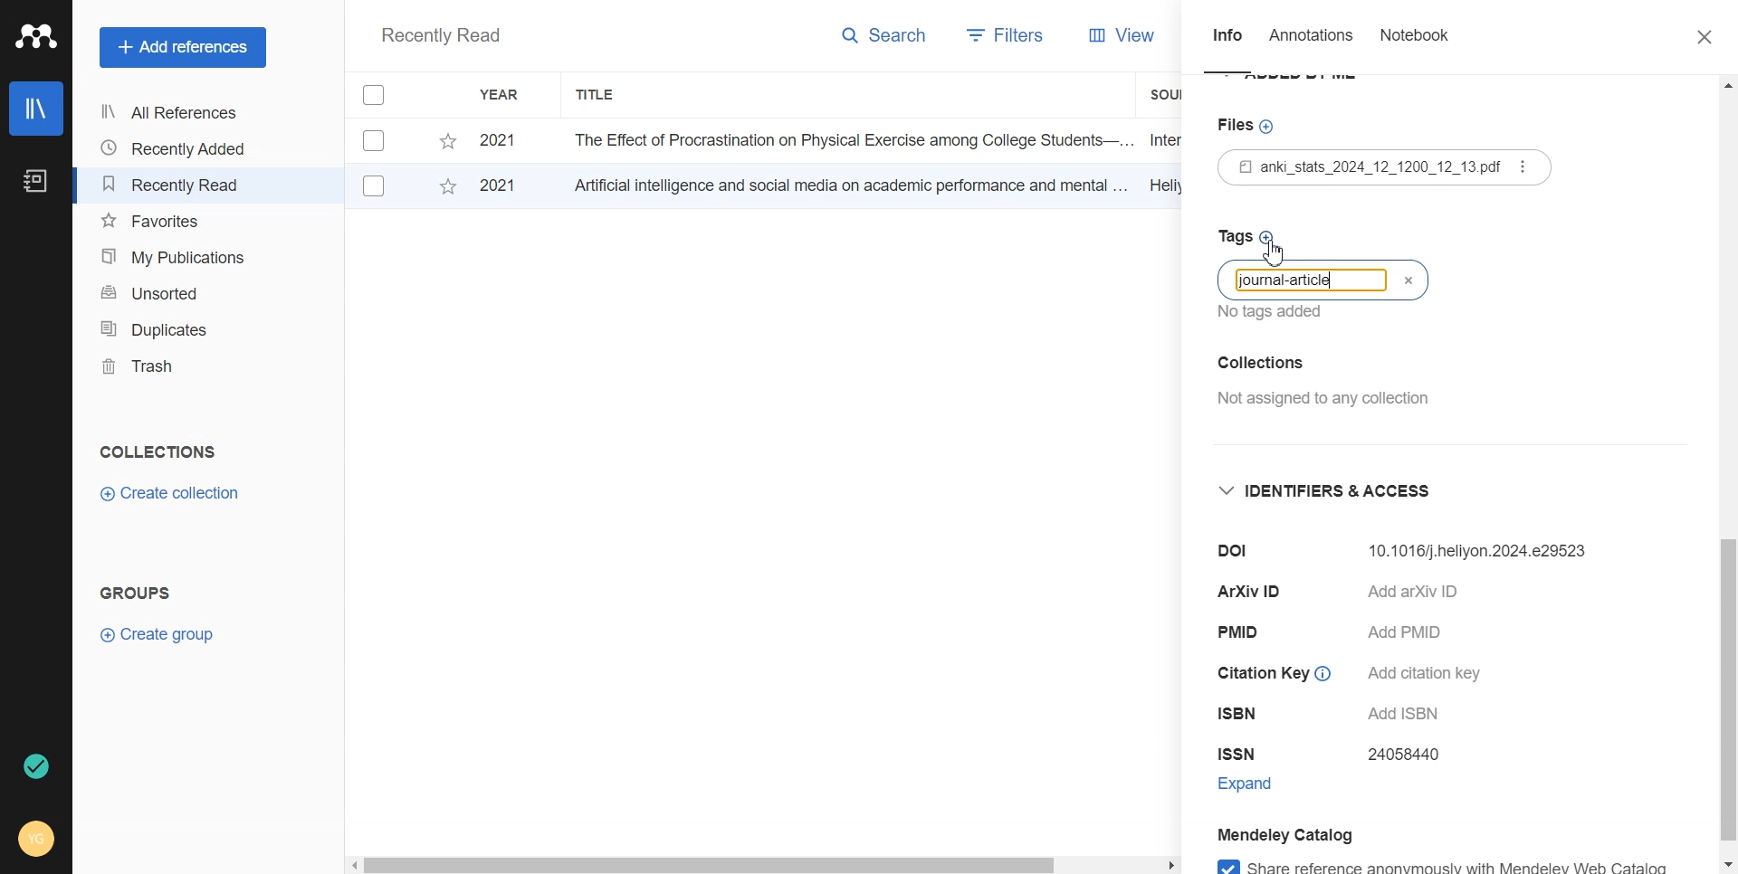 This screenshot has height=874, width=1738. Describe the element at coordinates (847, 185) in the screenshot. I see `Artificial intelligence and social media on academic performance and mental ...` at that location.